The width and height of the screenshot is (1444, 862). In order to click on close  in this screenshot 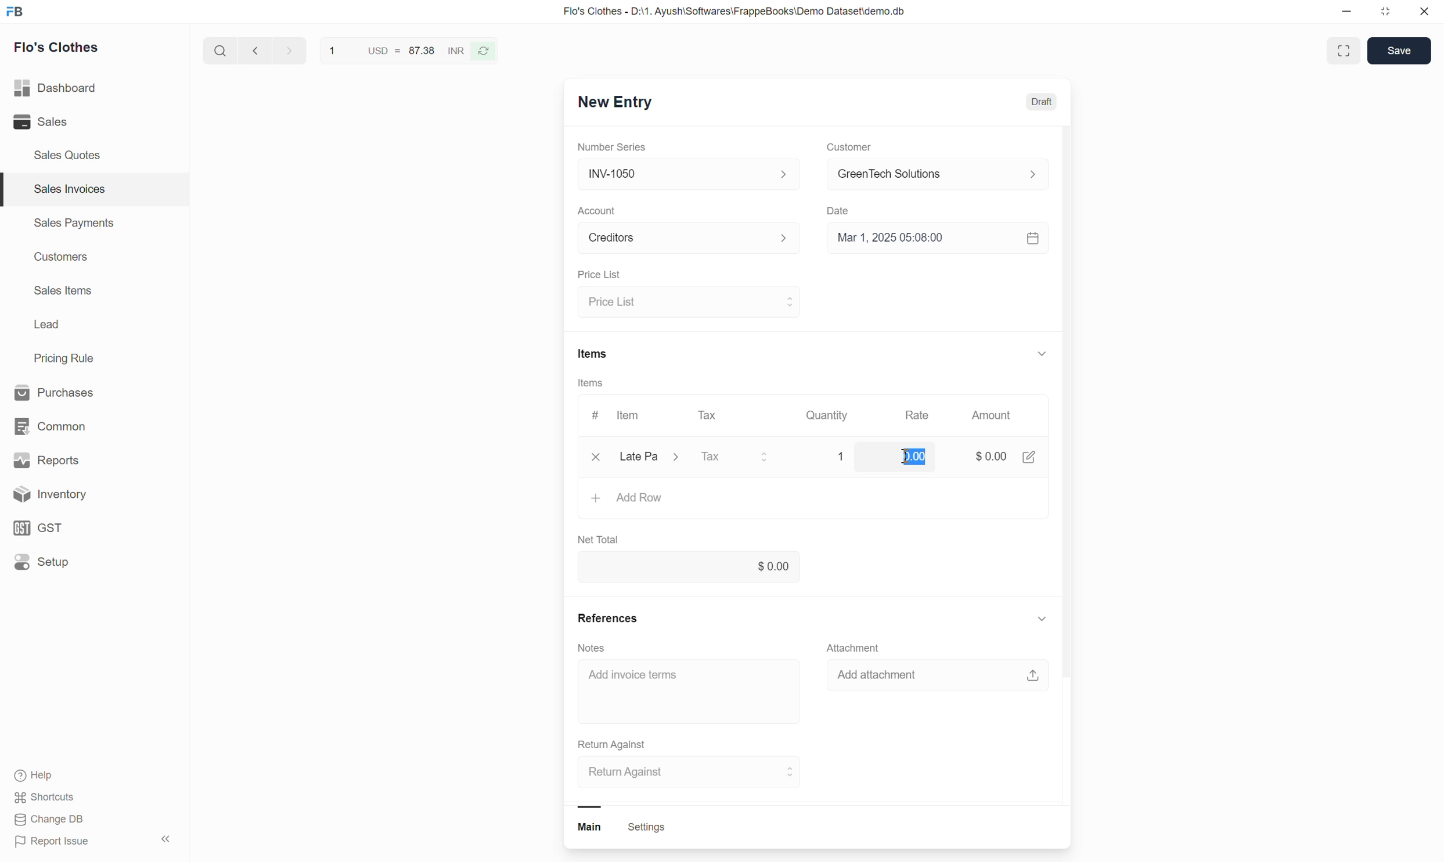, I will do `click(1425, 13)`.